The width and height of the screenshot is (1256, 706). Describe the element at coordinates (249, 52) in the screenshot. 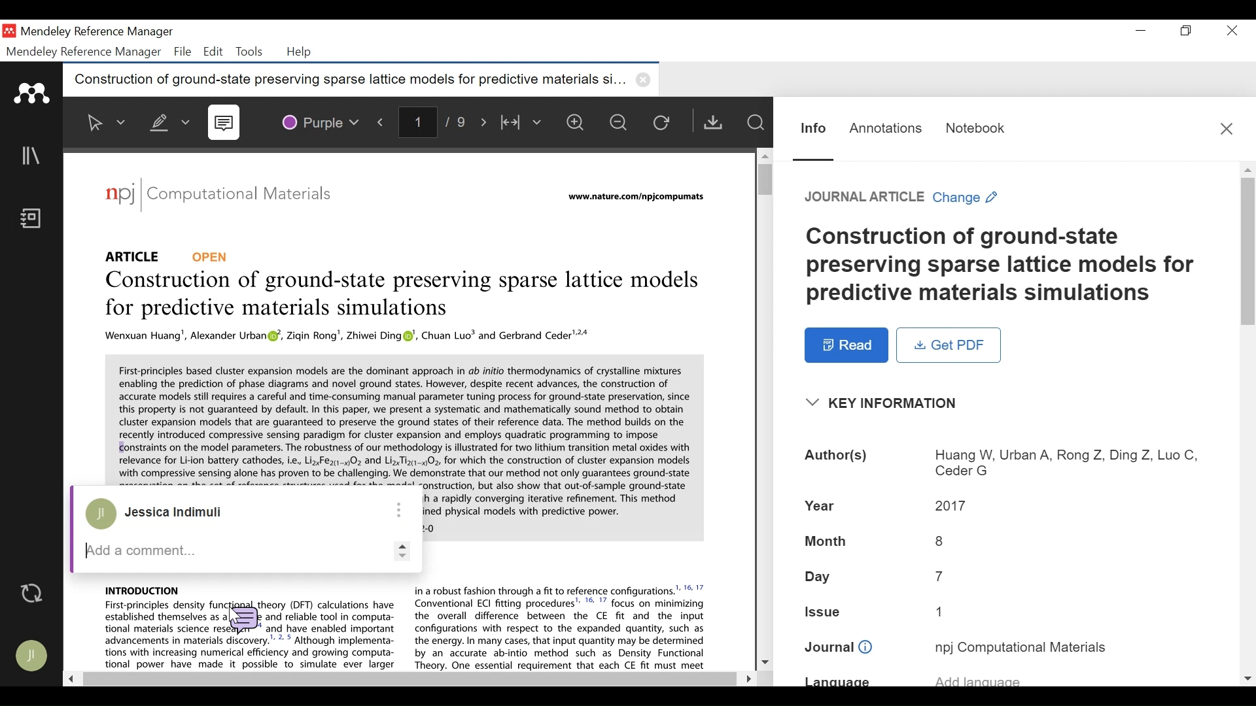

I see `Tools` at that location.